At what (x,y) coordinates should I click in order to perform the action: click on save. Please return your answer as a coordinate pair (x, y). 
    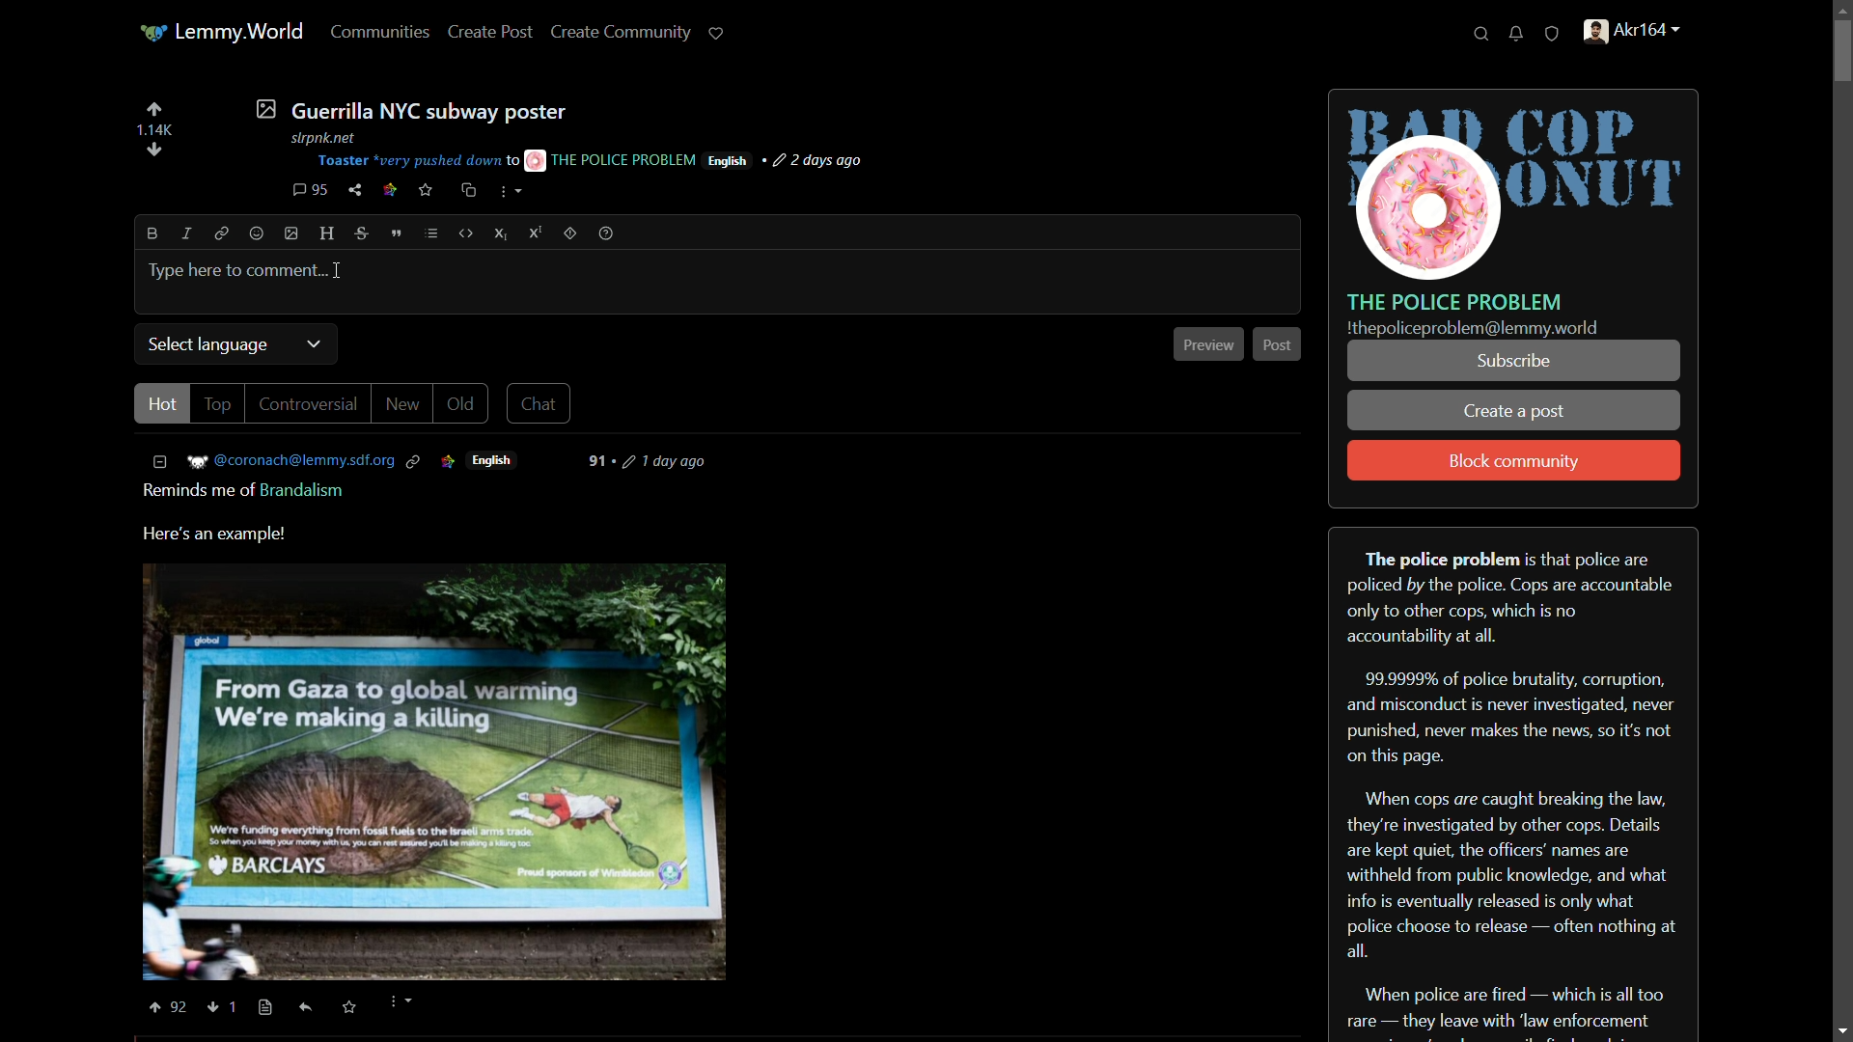
    Looking at the image, I should click on (427, 190).